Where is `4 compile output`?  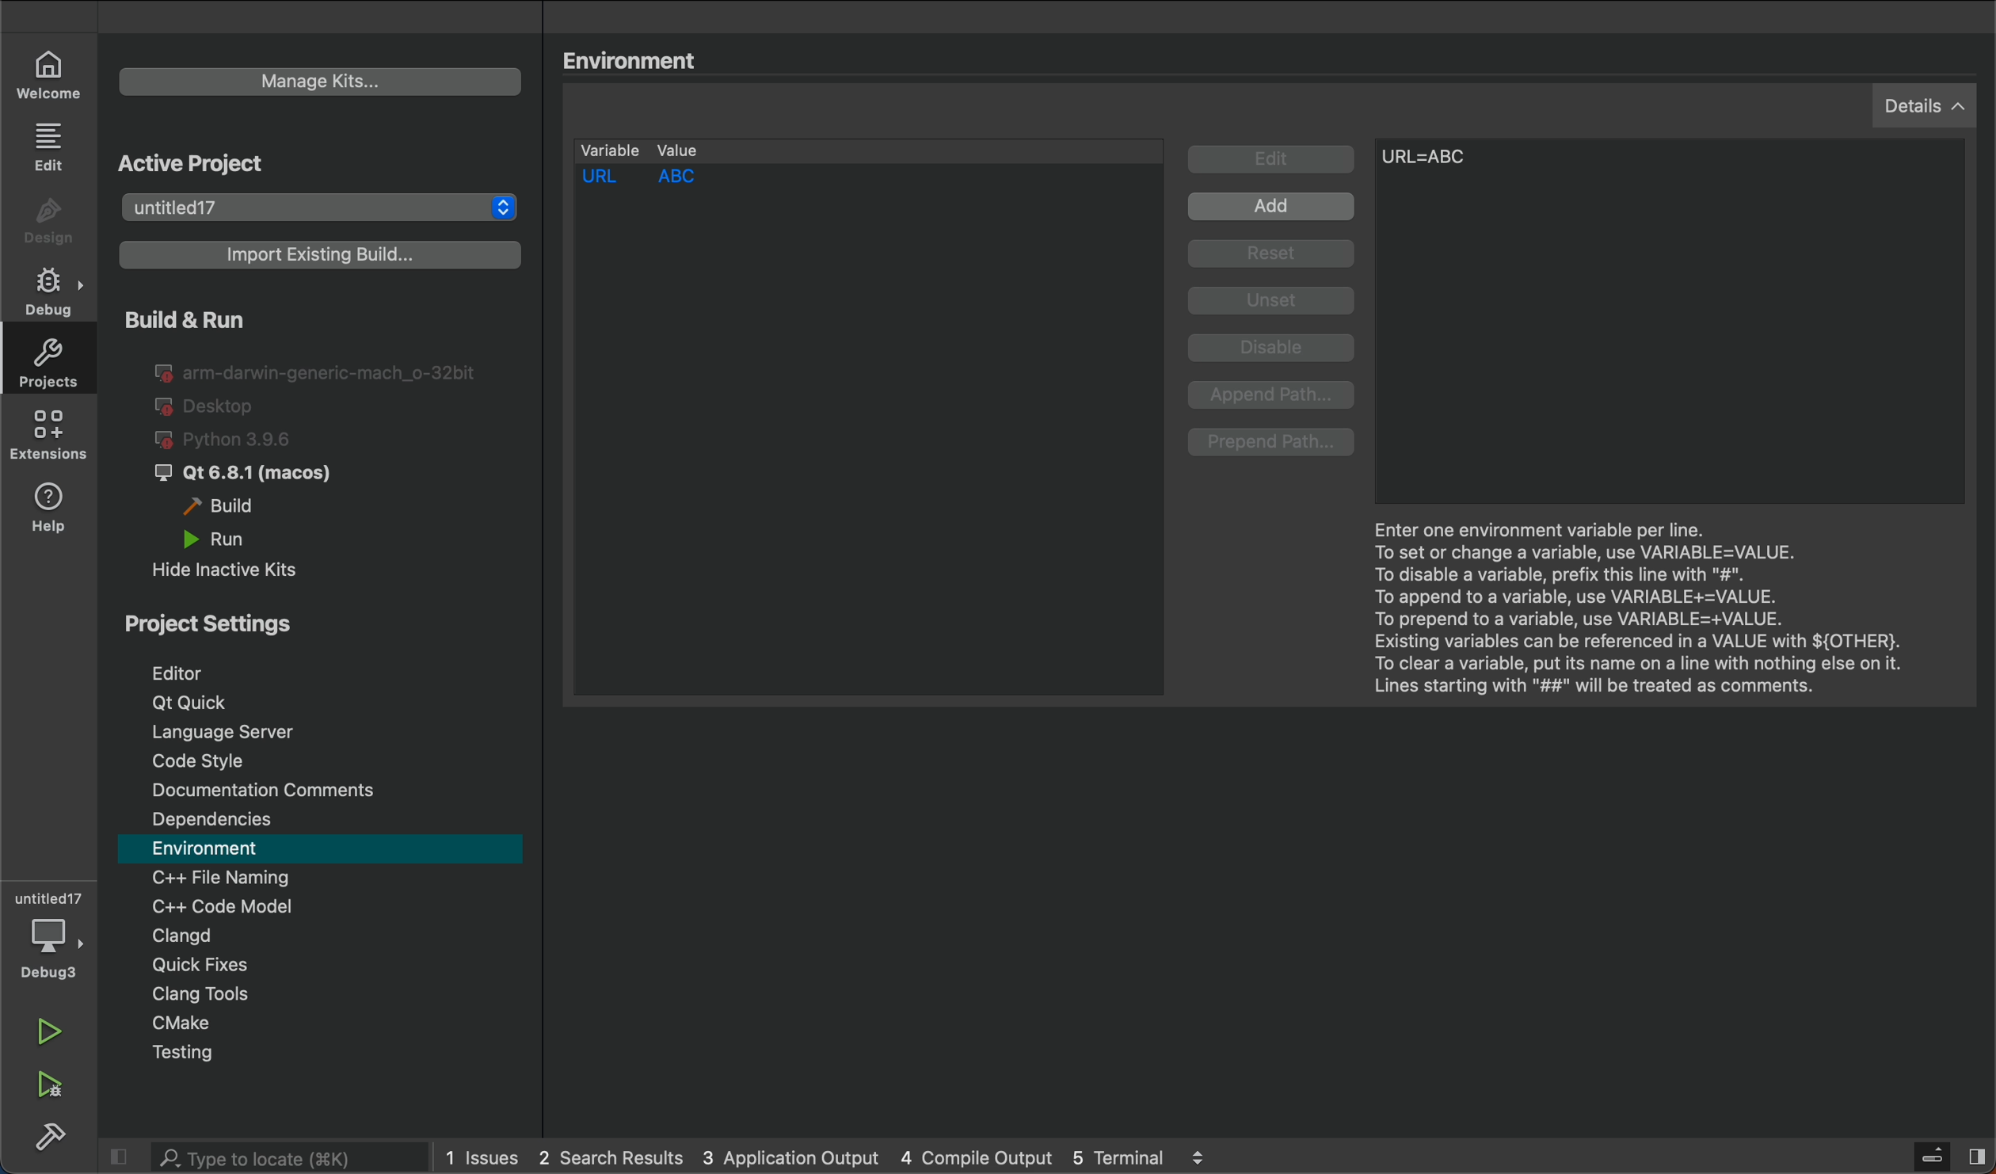
4 compile output is located at coordinates (976, 1156).